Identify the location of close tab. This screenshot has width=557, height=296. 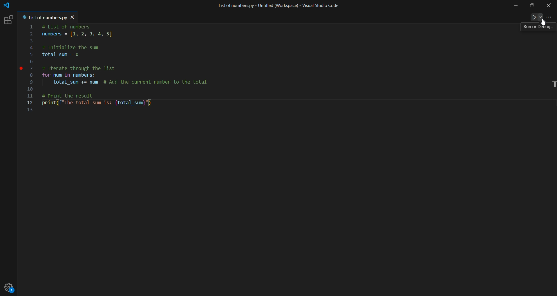
(74, 17).